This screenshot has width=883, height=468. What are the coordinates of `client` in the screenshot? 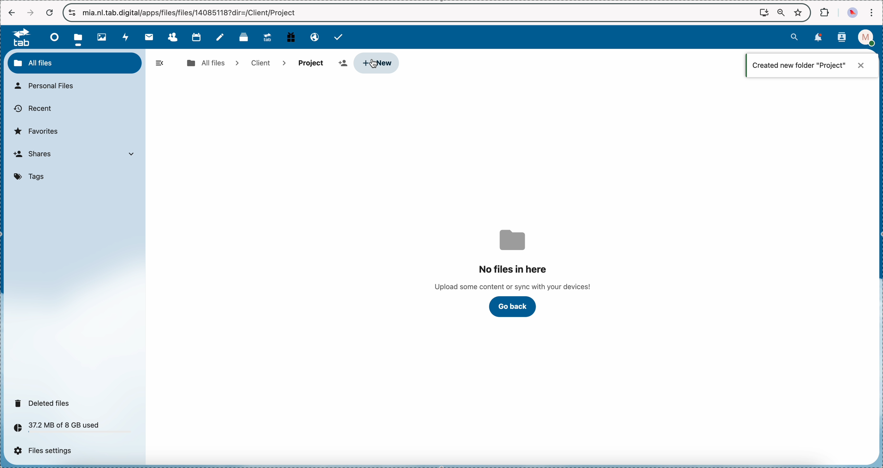 It's located at (266, 63).